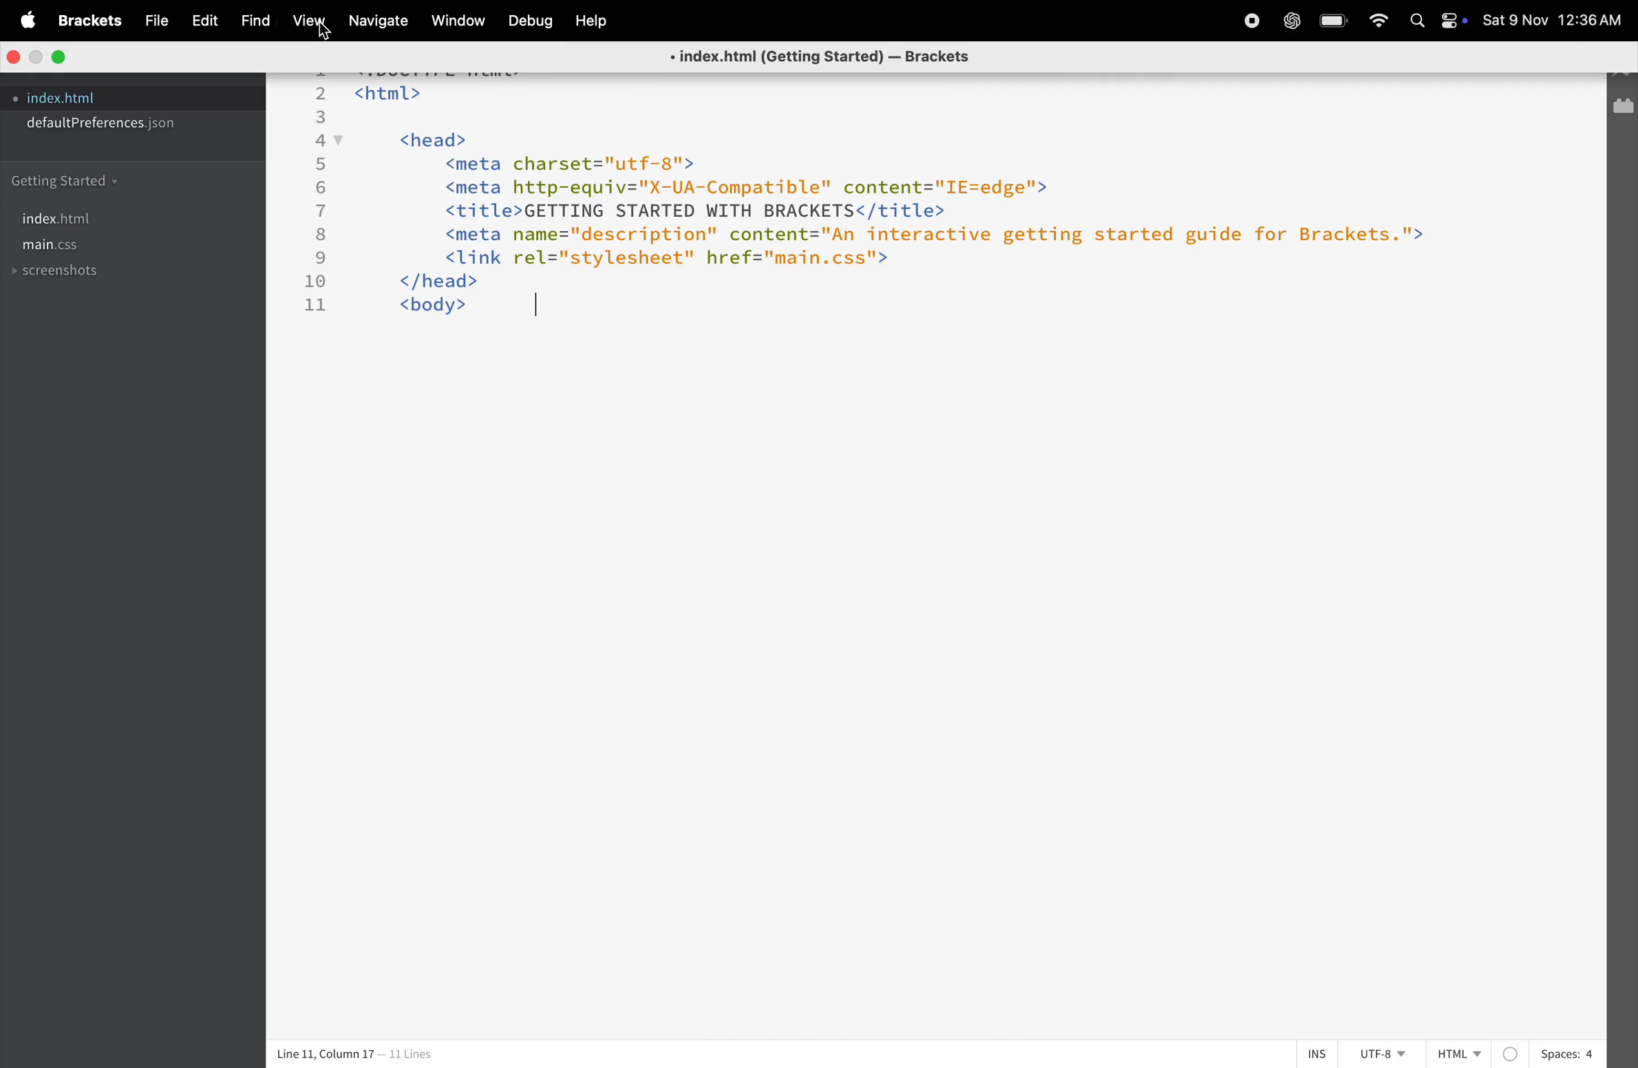 The width and height of the screenshot is (1638, 1068). Describe the element at coordinates (352, 1055) in the screenshot. I see `coloumn and lines` at that location.